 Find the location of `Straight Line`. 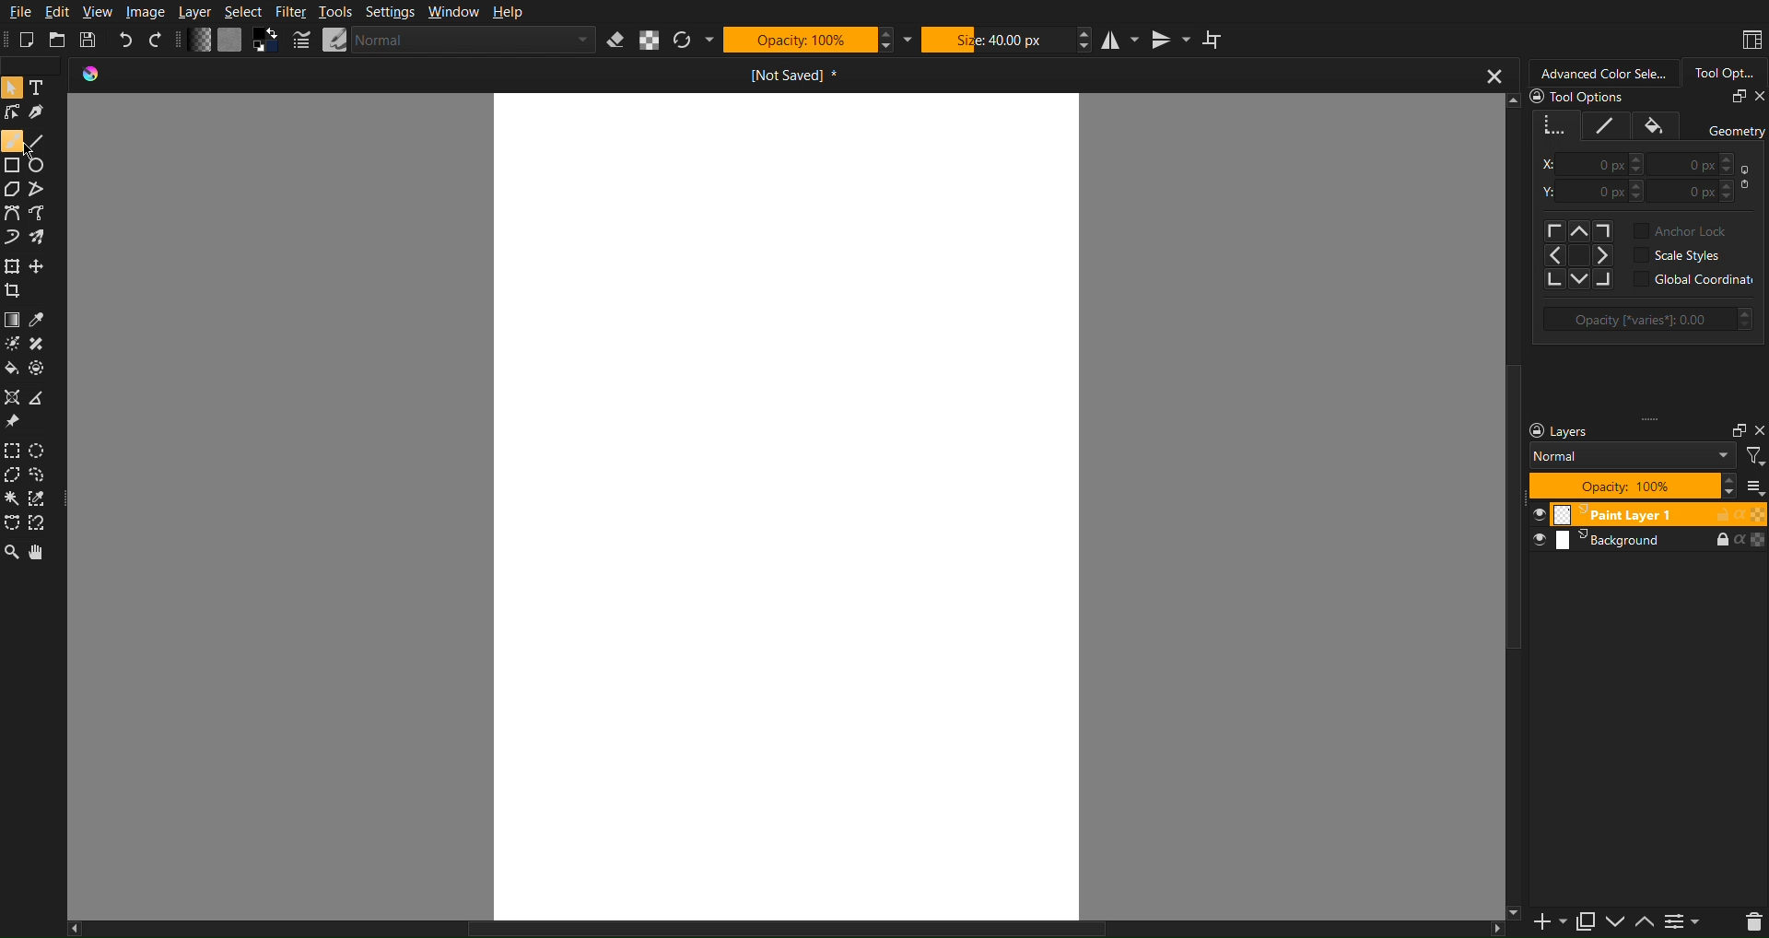

Straight Line is located at coordinates (43, 190).